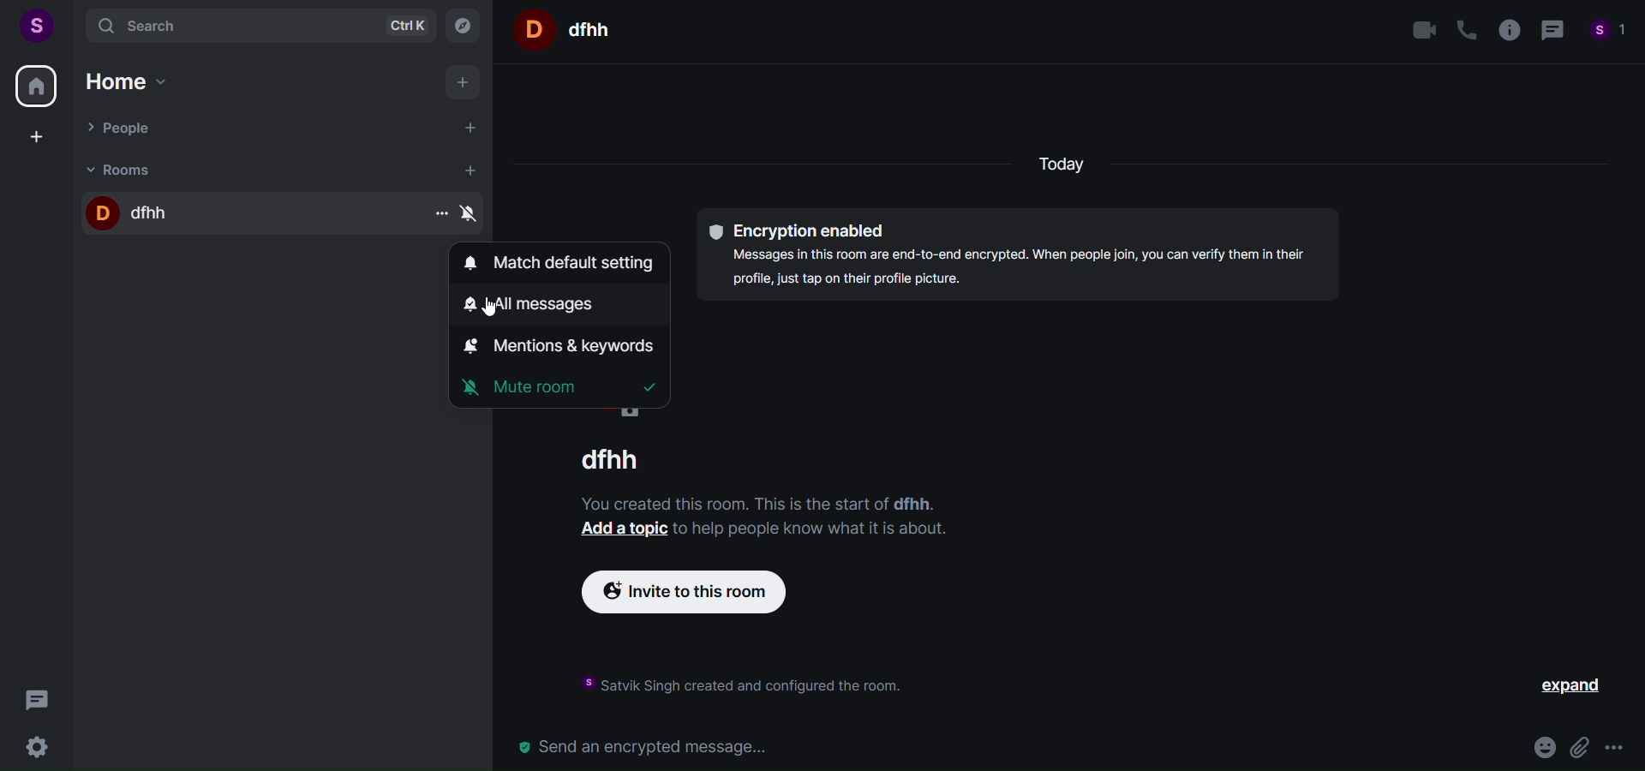 The width and height of the screenshot is (1645, 771). Describe the element at coordinates (734, 685) in the screenshot. I see `satvik singh created and configured the room.` at that location.